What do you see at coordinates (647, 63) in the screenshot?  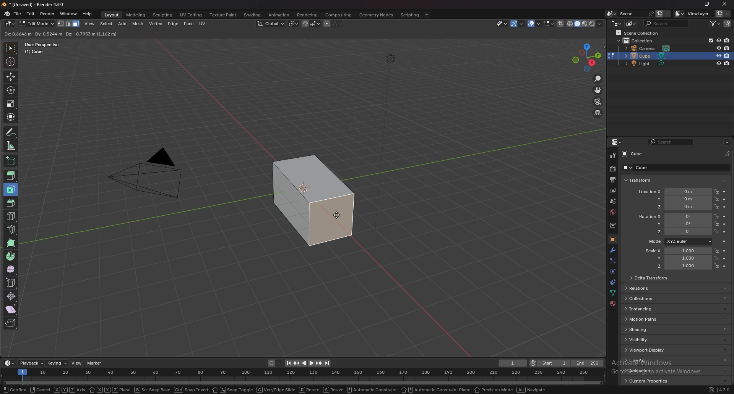 I see `light` at bounding box center [647, 63].